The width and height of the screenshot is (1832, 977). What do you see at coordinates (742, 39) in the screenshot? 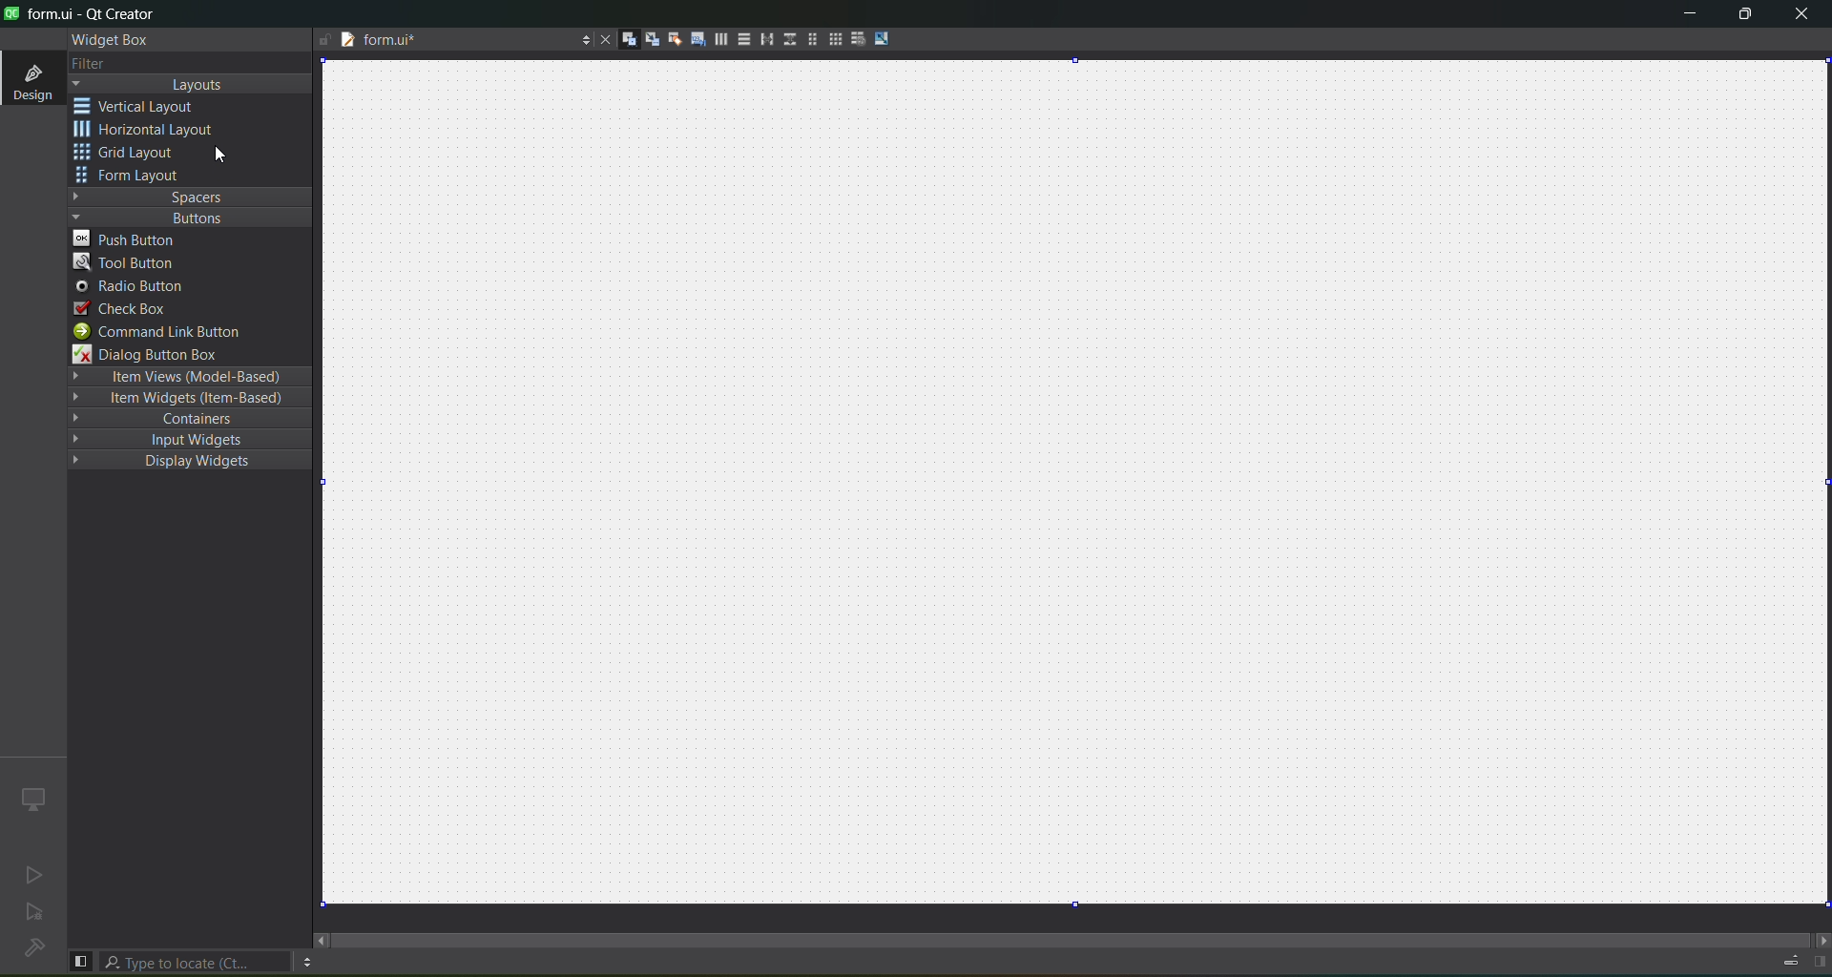
I see `vertical layout` at bounding box center [742, 39].